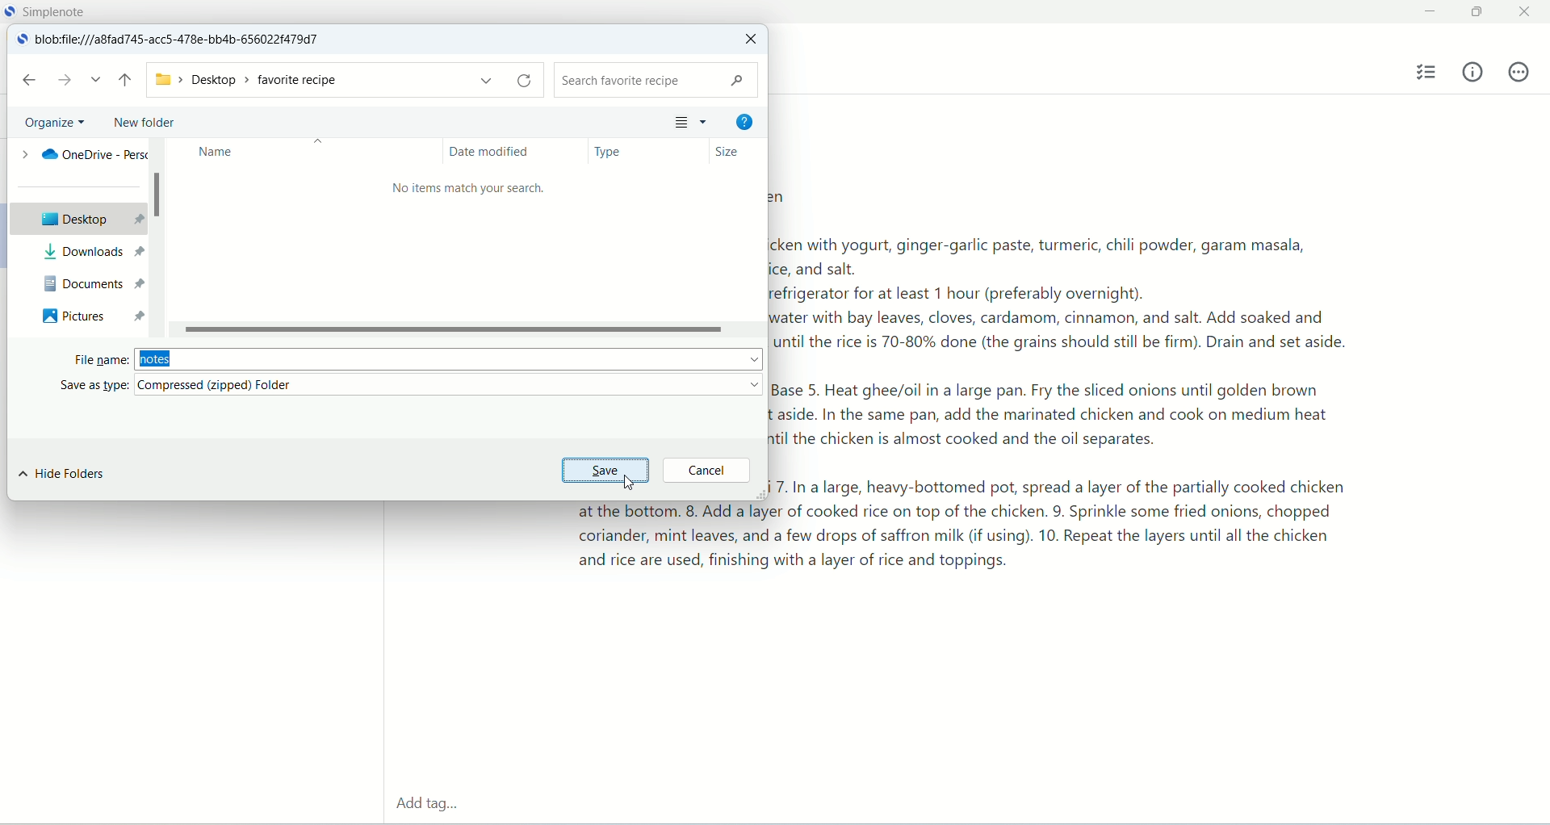 This screenshot has width=1550, height=825. Describe the element at coordinates (706, 469) in the screenshot. I see `cancel` at that location.